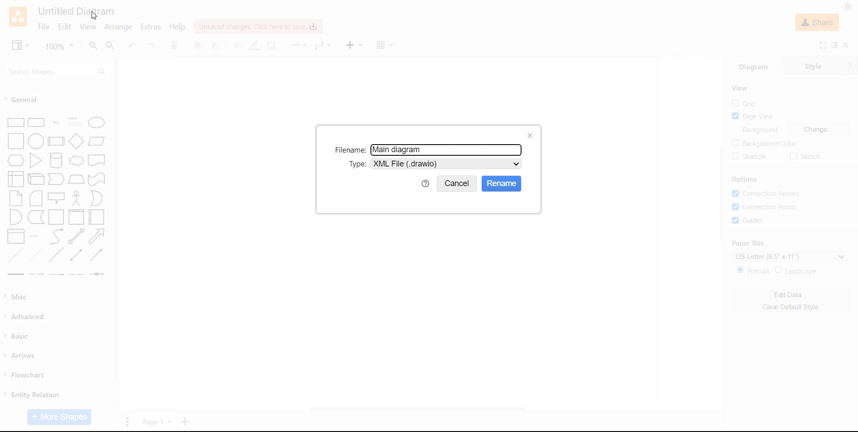 This screenshot has width=858, height=432. What do you see at coordinates (349, 150) in the screenshot?
I see `text` at bounding box center [349, 150].